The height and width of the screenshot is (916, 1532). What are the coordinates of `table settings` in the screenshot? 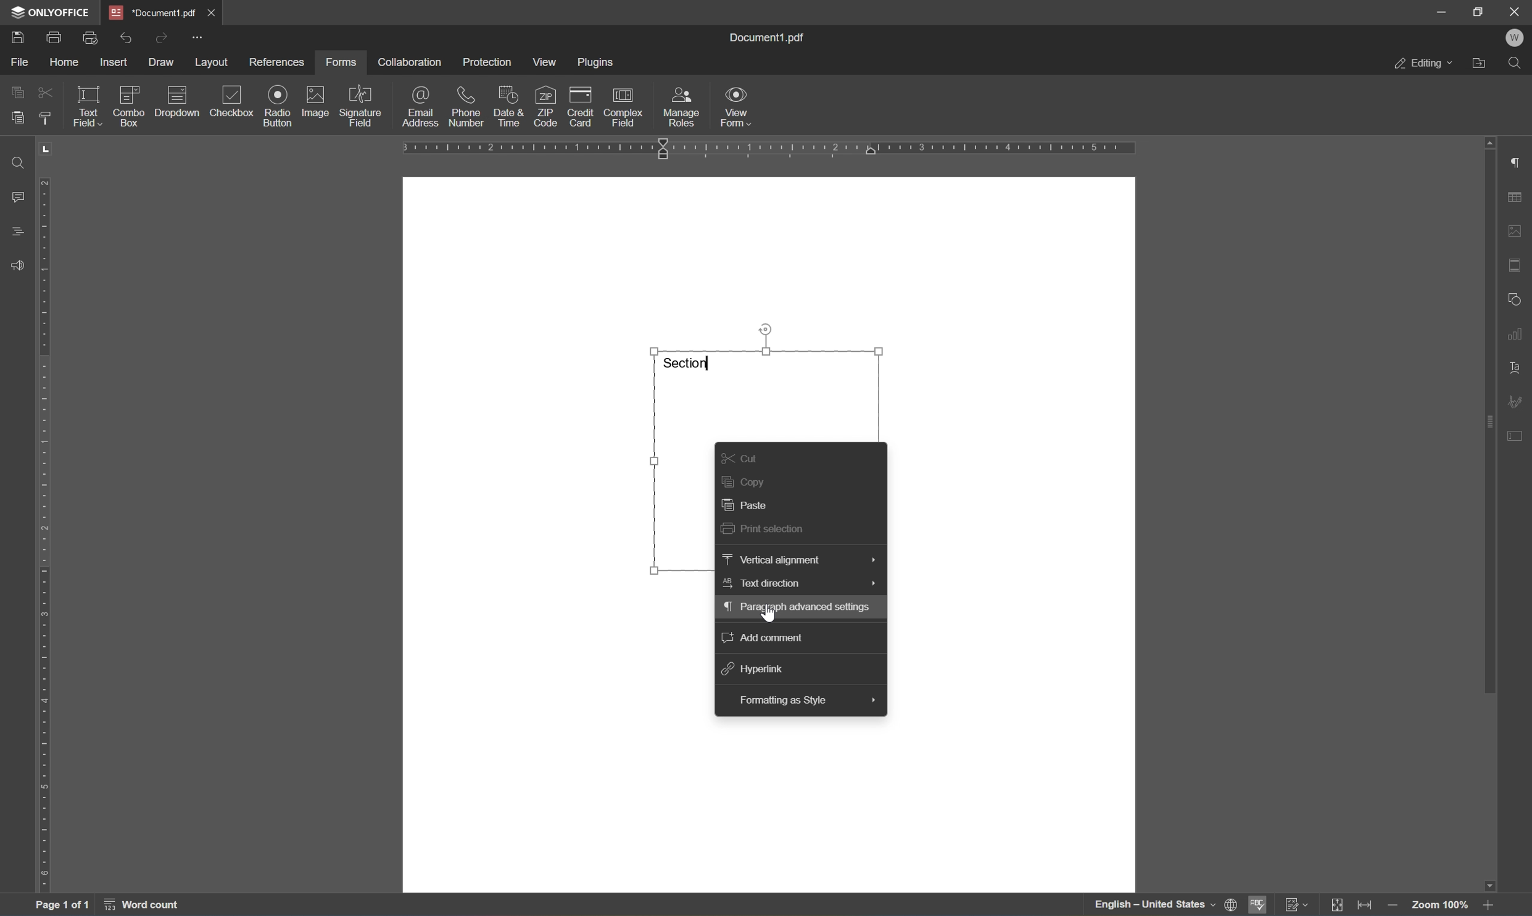 It's located at (1516, 199).